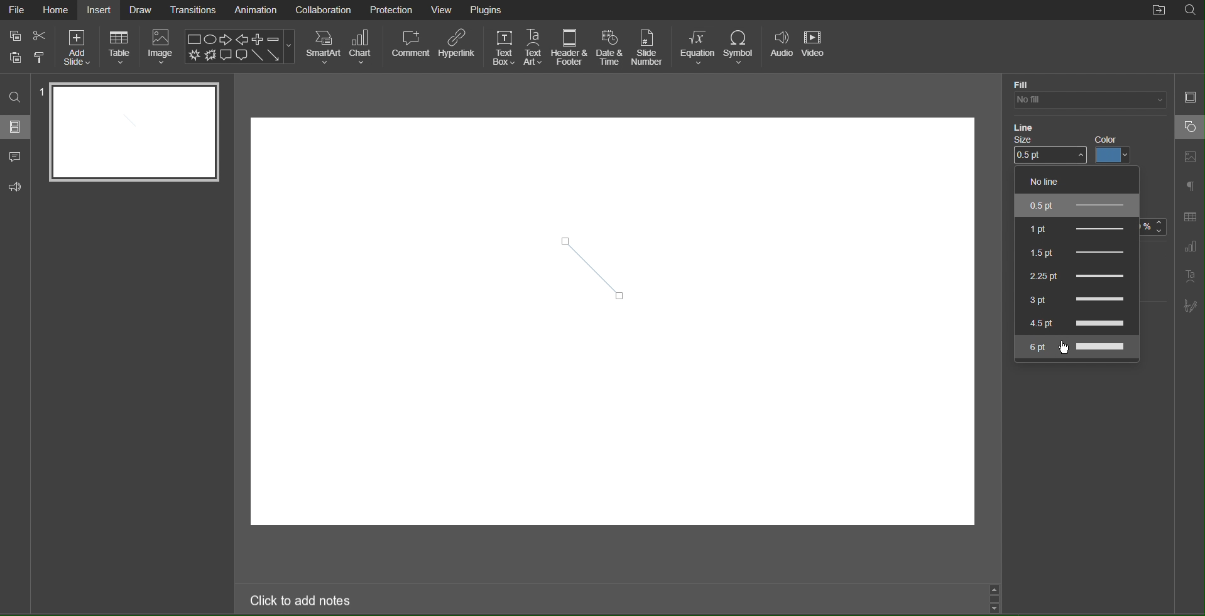  Describe the element at coordinates (1022, 84) in the screenshot. I see `Fill` at that location.